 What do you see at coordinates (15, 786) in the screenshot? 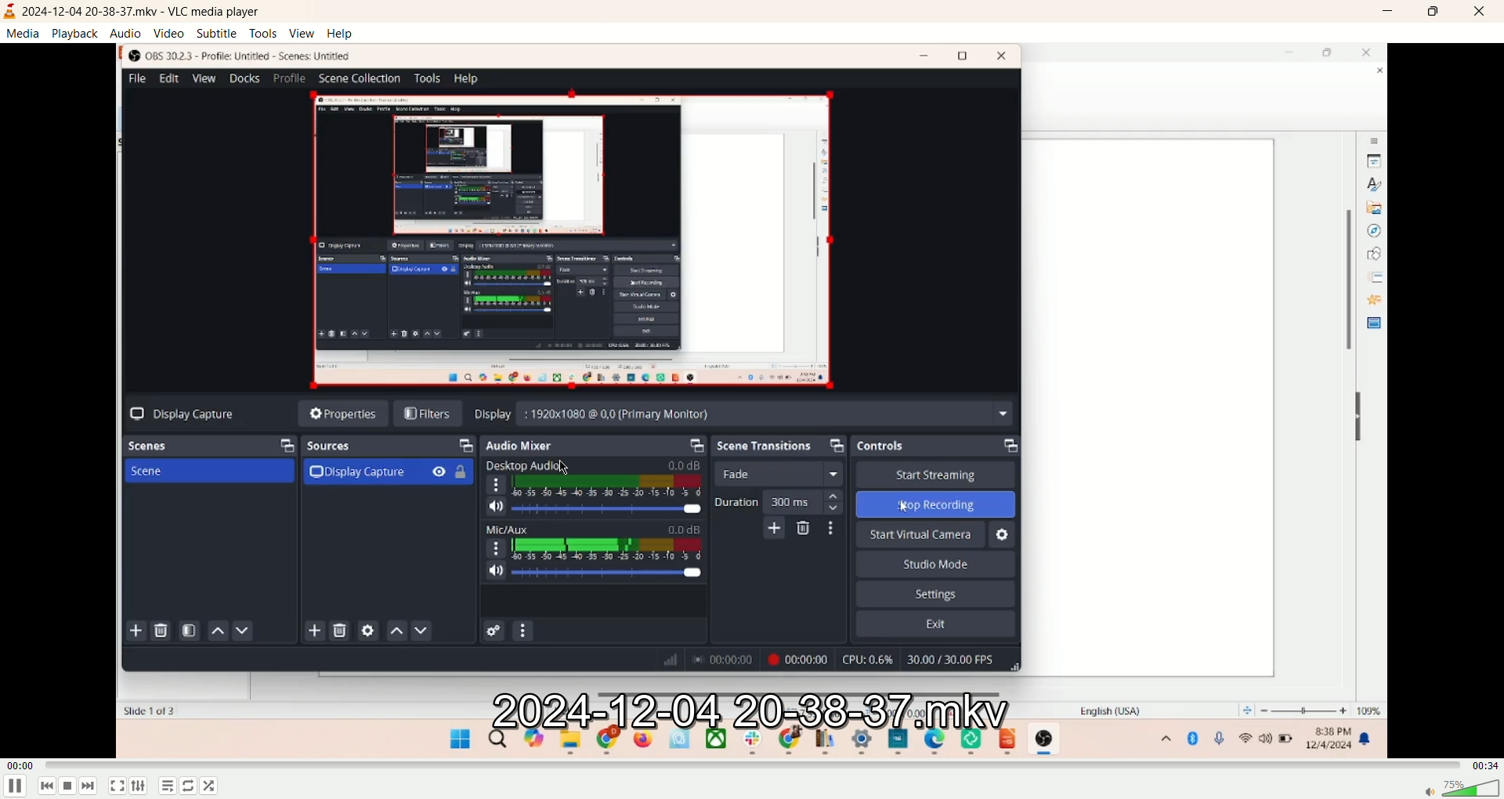
I see `play/pause` at bounding box center [15, 786].